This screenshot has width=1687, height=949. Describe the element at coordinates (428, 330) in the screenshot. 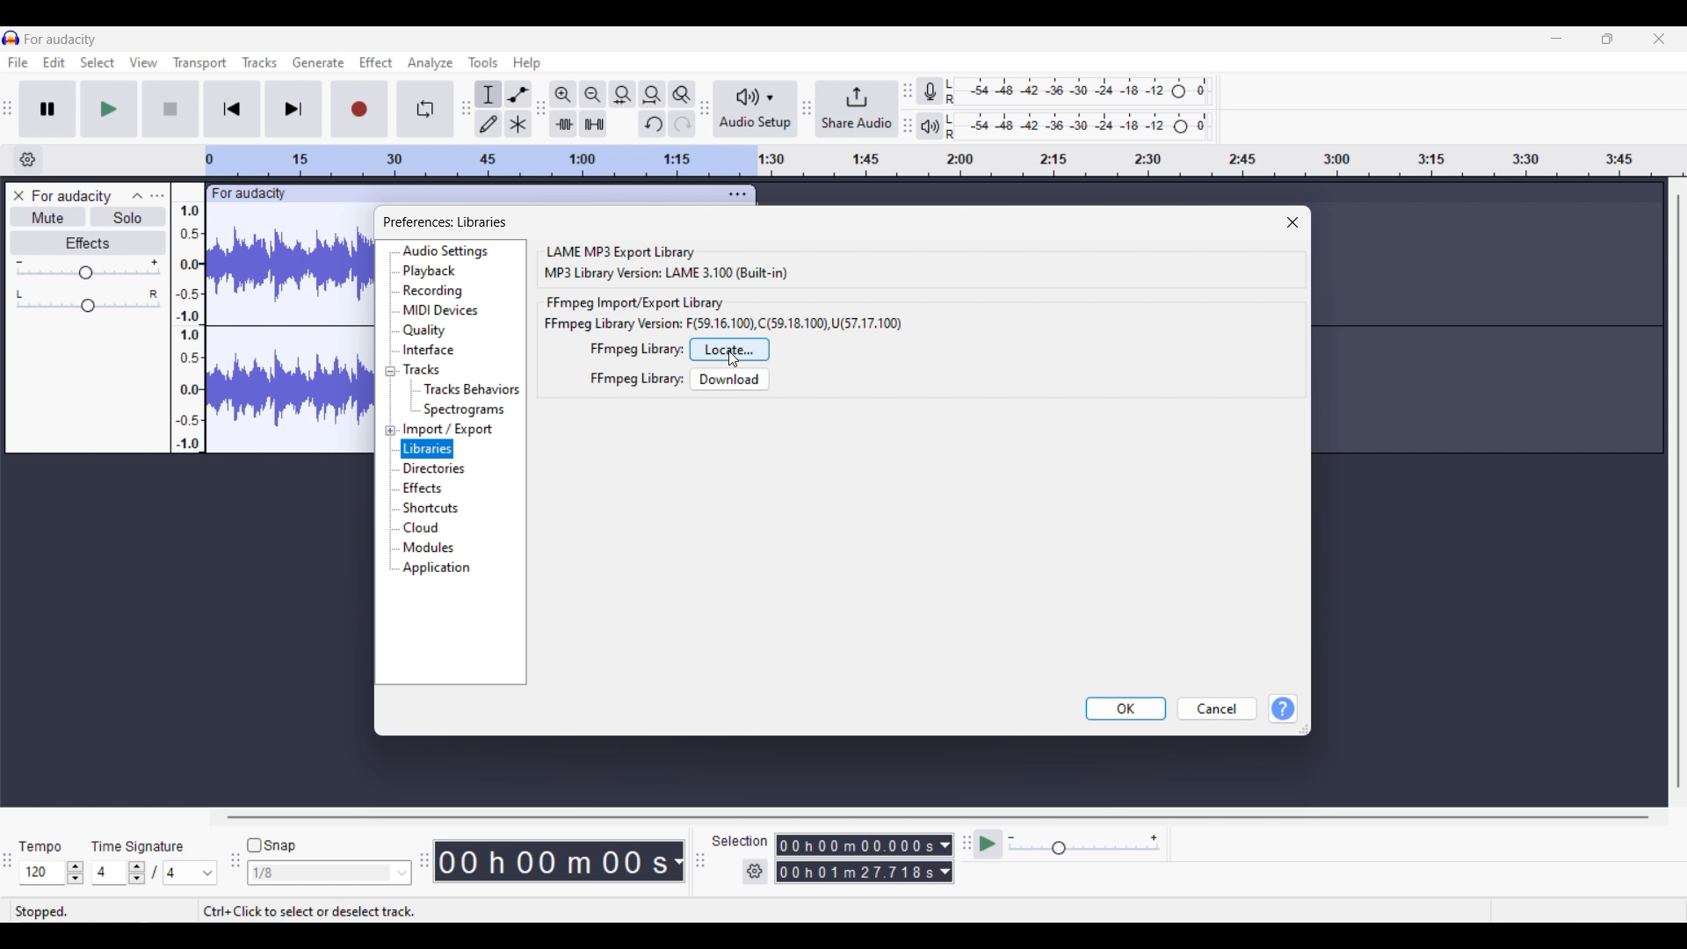

I see `Quality` at that location.